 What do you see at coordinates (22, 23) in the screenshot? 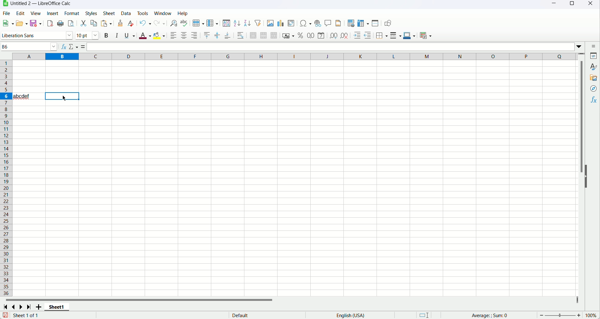
I see `open` at bounding box center [22, 23].